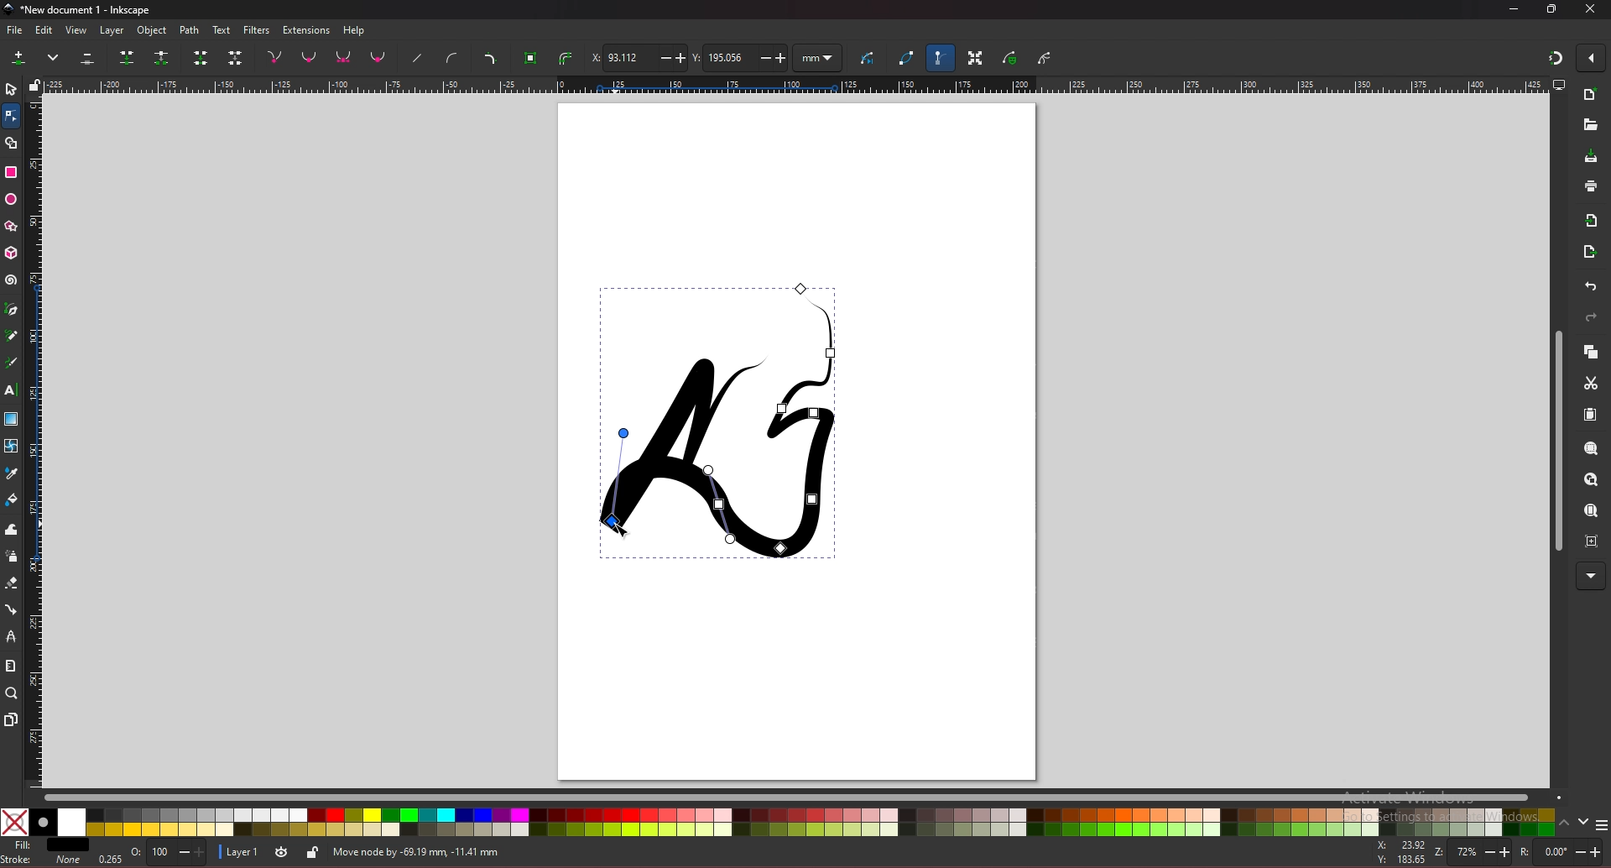 The image size is (1611, 868). Describe the element at coordinates (274, 56) in the screenshot. I see `node corner` at that location.